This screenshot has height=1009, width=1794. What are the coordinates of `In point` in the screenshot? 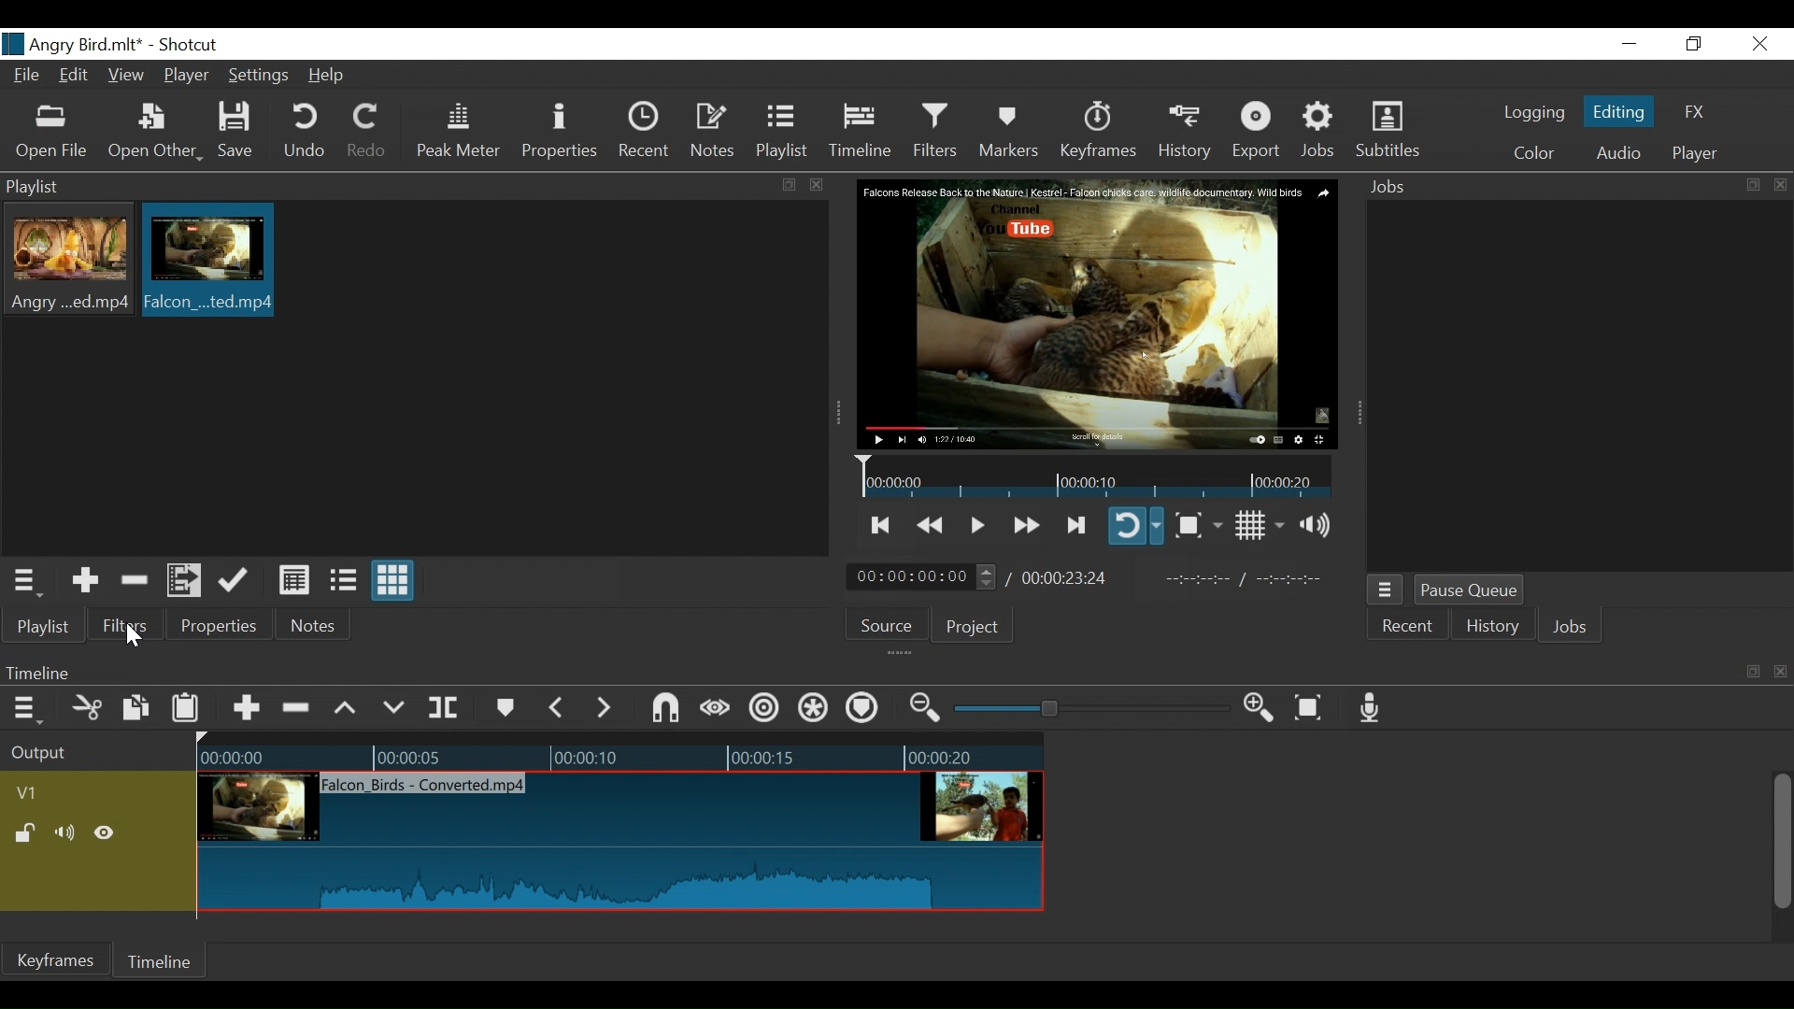 It's located at (1251, 579).